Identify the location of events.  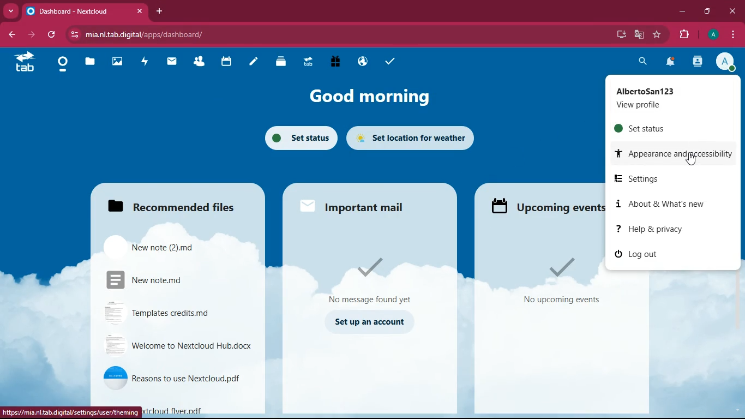
(543, 205).